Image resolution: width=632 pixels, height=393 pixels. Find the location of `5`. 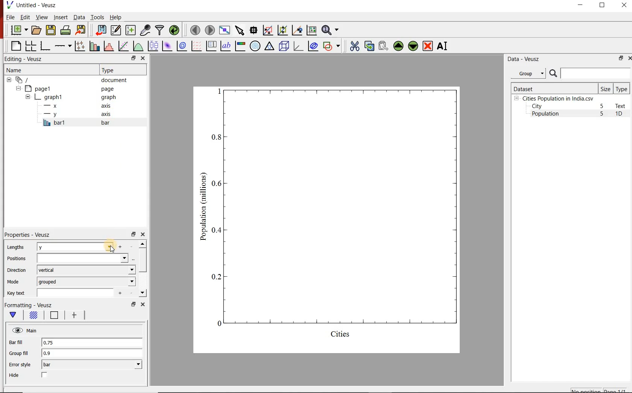

5 is located at coordinates (602, 114).